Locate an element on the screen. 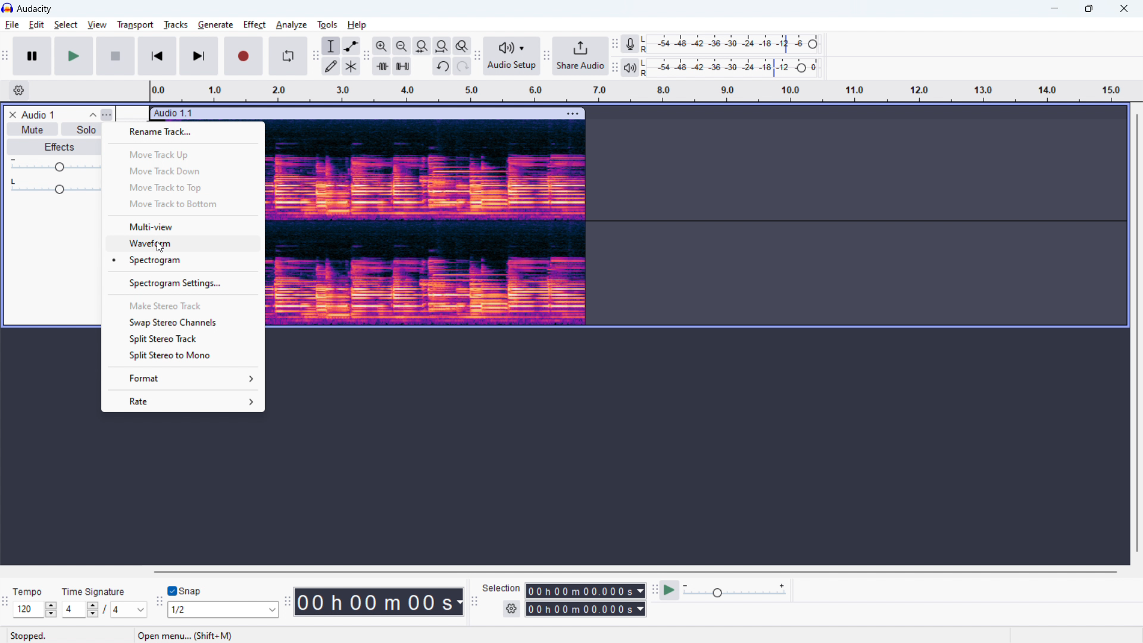  generate is located at coordinates (215, 24).